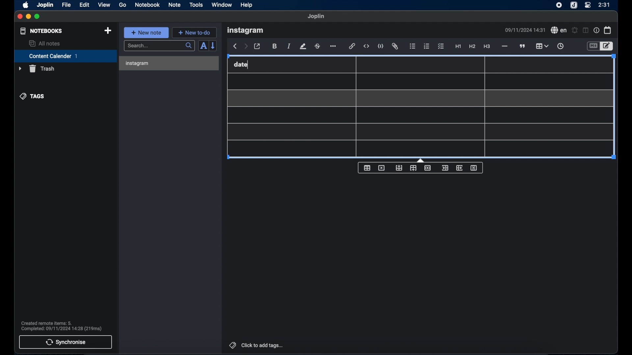 The image size is (632, 355). Describe the element at coordinates (608, 45) in the screenshot. I see `toggle editor` at that location.